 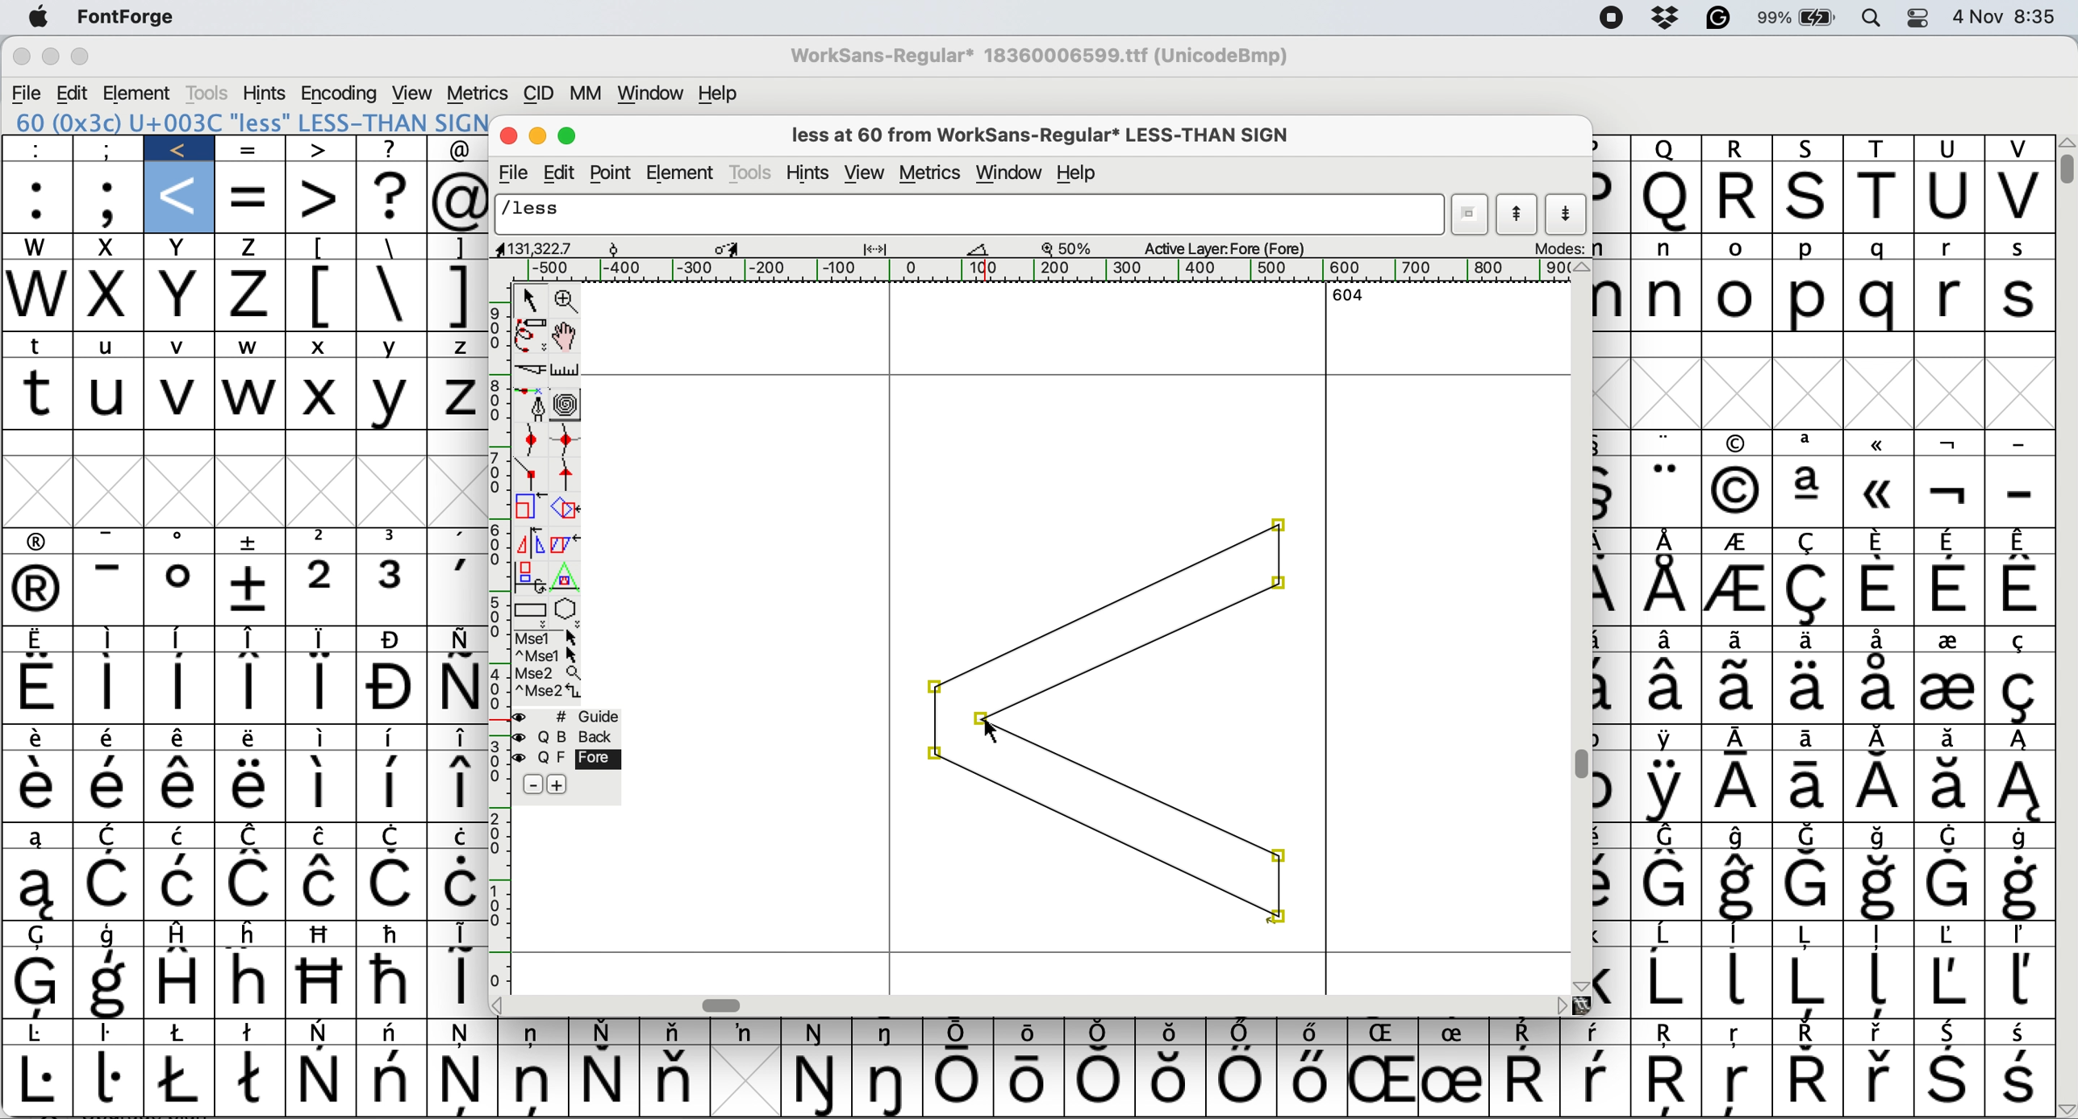 What do you see at coordinates (391, 246) in the screenshot?
I see `\` at bounding box center [391, 246].